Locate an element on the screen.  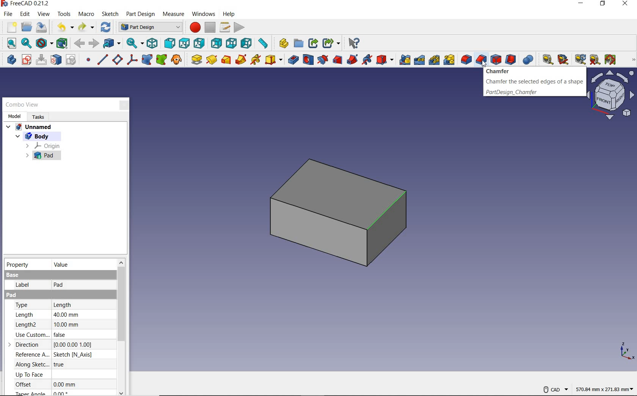
more tools is located at coordinates (634, 60).